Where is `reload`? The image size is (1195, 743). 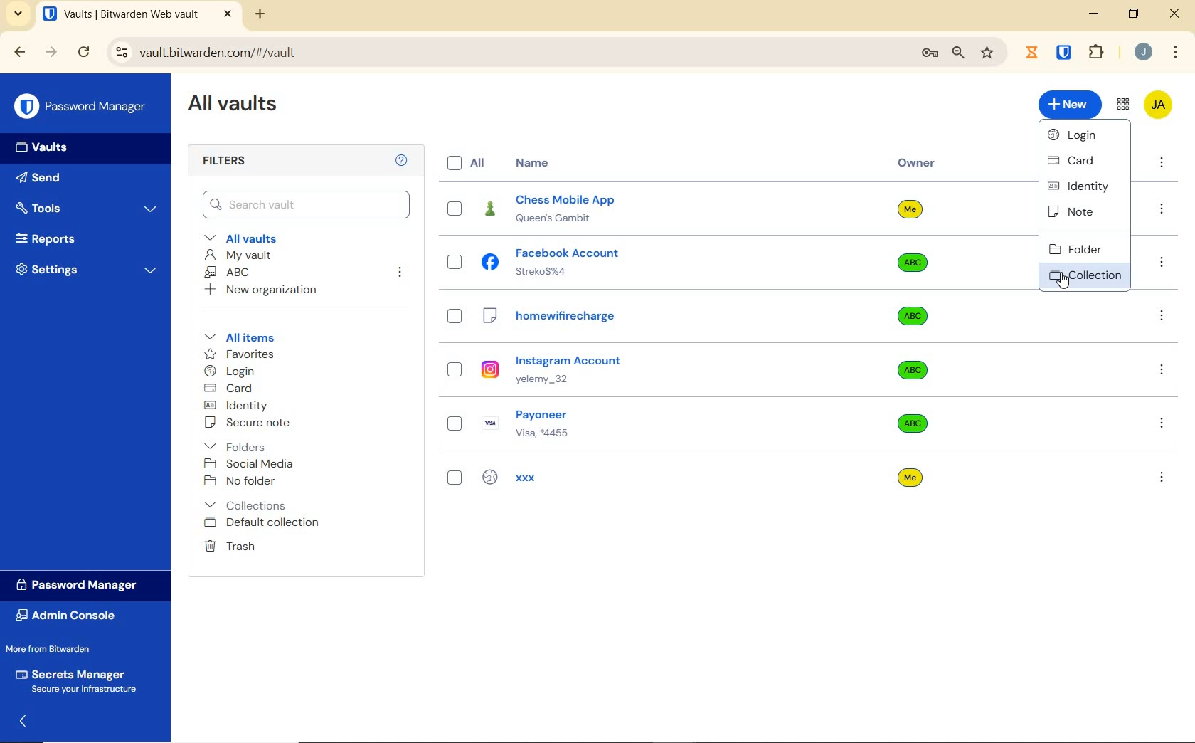
reload is located at coordinates (87, 53).